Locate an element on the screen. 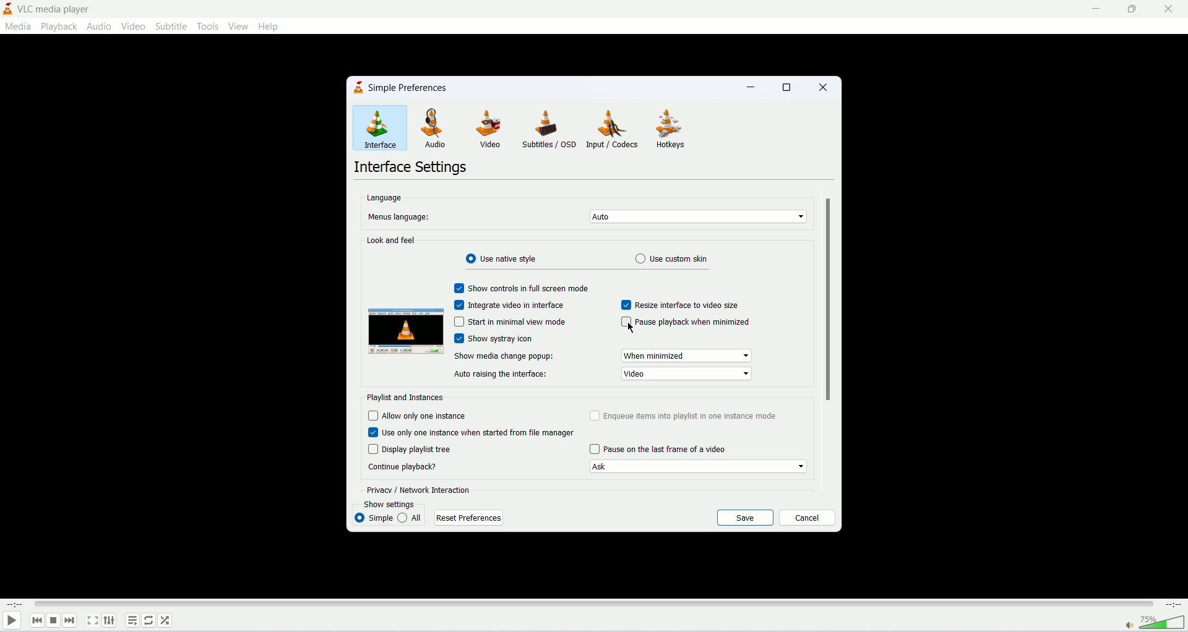 The width and height of the screenshot is (1188, 632). save is located at coordinates (745, 518).